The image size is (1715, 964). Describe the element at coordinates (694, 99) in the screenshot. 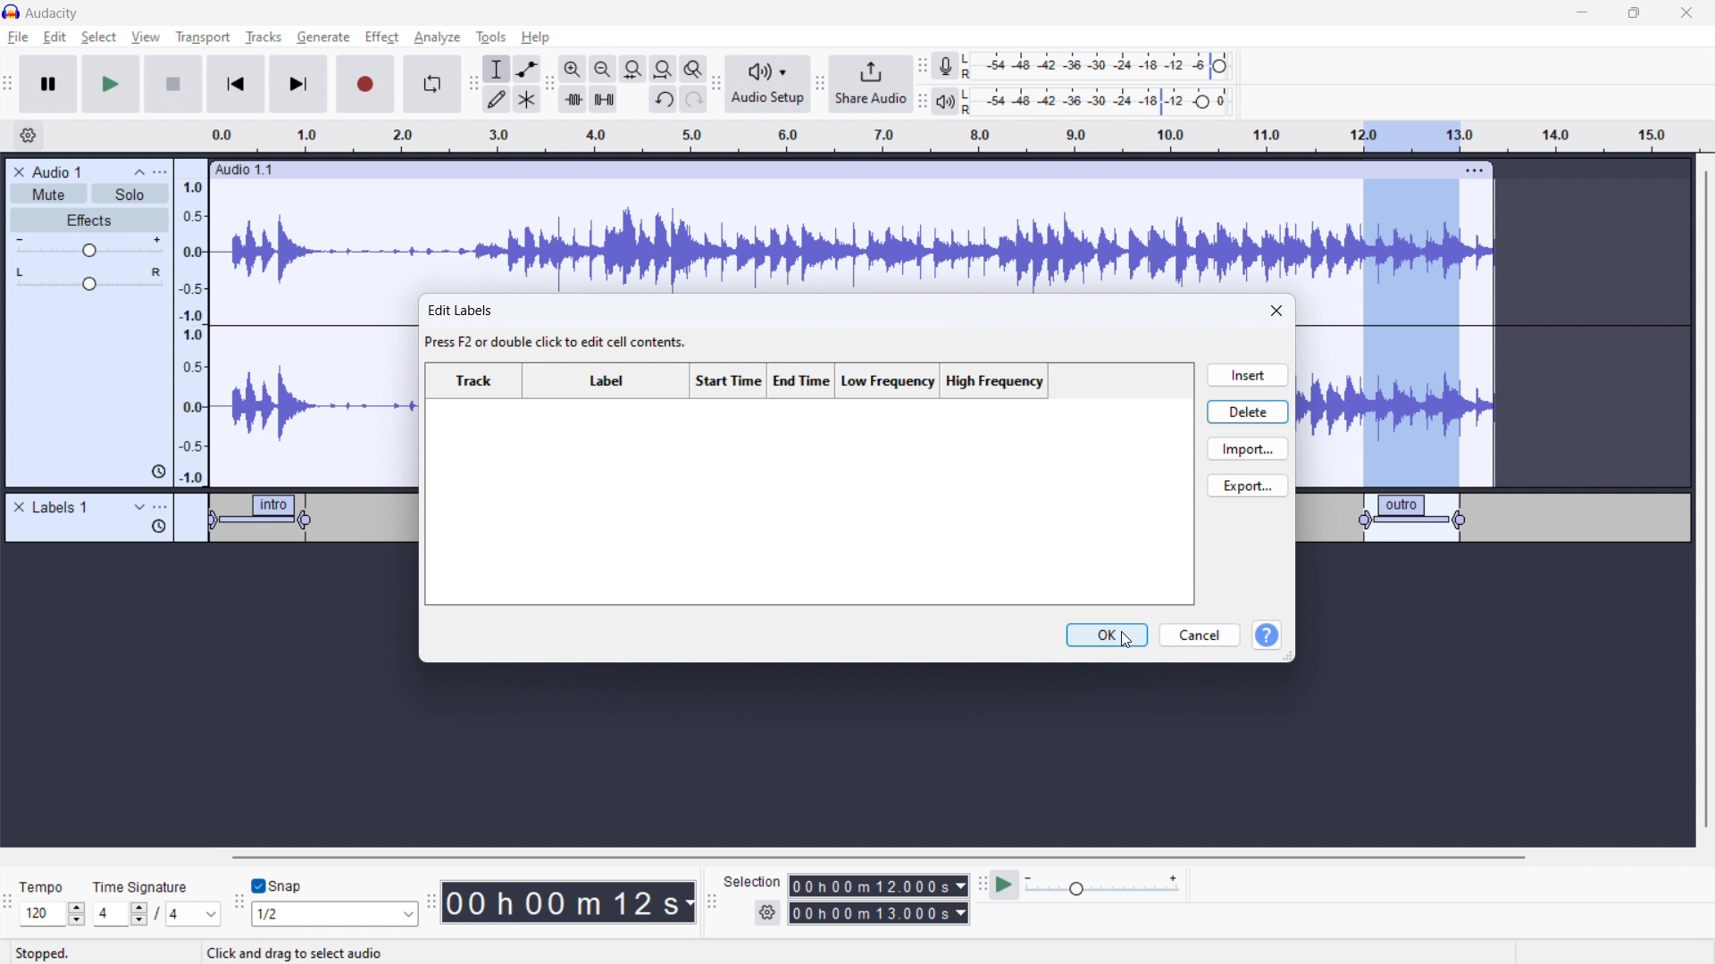

I see `undo` at that location.